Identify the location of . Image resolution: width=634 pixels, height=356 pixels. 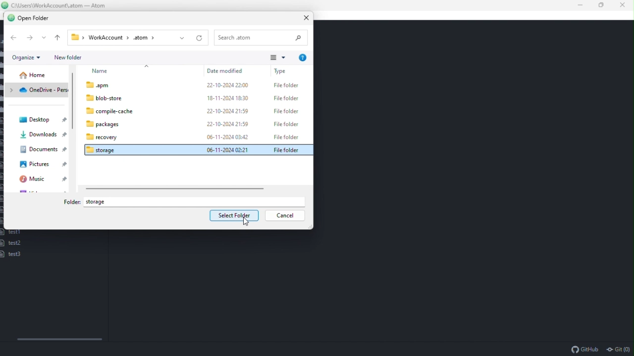
(11, 38).